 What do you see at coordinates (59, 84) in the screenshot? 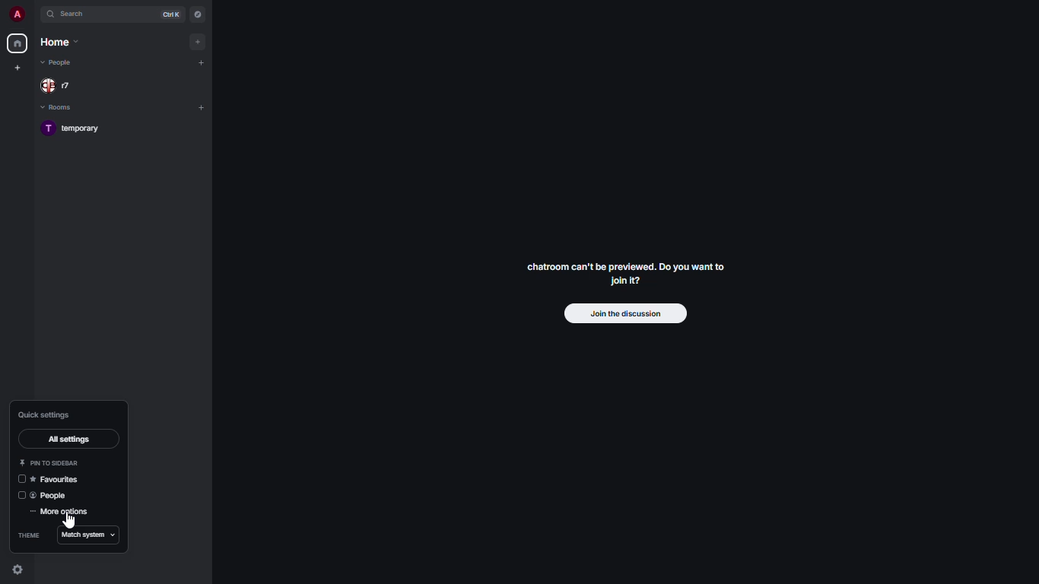
I see `people` at bounding box center [59, 84].